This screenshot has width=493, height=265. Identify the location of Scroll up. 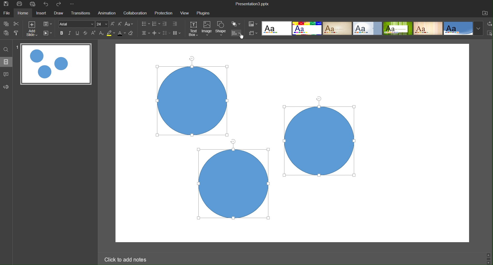
(490, 253).